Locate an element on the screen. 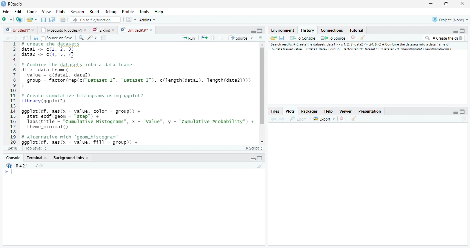 The height and width of the screenshot is (248, 470). # Combine the dataset into a data frame f <- data.frame(value = c(datal, data),group = factor (rep(c("Dataset 1", "Dataset 2"), c(length(datal), length(data2))))create cumulative histograms using ggplot2brary (ggplot2)gplot(df, aes(x = value, color = group)) +stat_ecdf (geom = “step”) +Tabs(ritle = “cumulative Histograms”, x = "value", y = “Cumulative Probability”) +theme_mininal ()Alternative with “geom_histogram®gplot(df, aes(x = value, Fill = group)) +geon_histogram(aes(y = cumsum(.. count. .)/sun(. .count..)),position = "identity", alpha = 0.5, bins = 30) +1abs(title = “Cumulative Histograms”, x = "value", y = “Cumulative Probability”) + is located at coordinates (139, 93).